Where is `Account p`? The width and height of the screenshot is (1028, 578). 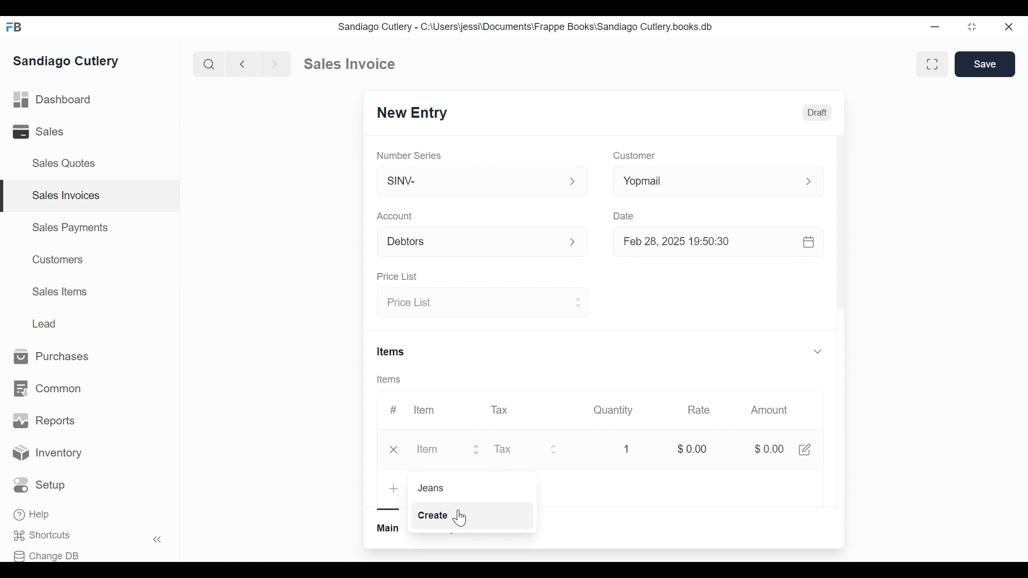 Account p is located at coordinates (483, 242).